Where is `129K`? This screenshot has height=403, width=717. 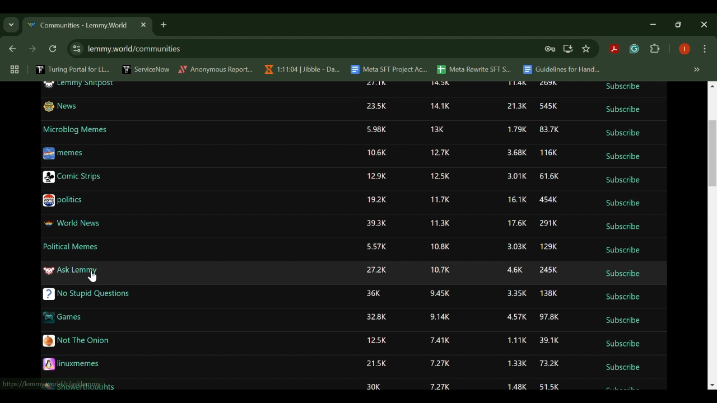
129K is located at coordinates (548, 246).